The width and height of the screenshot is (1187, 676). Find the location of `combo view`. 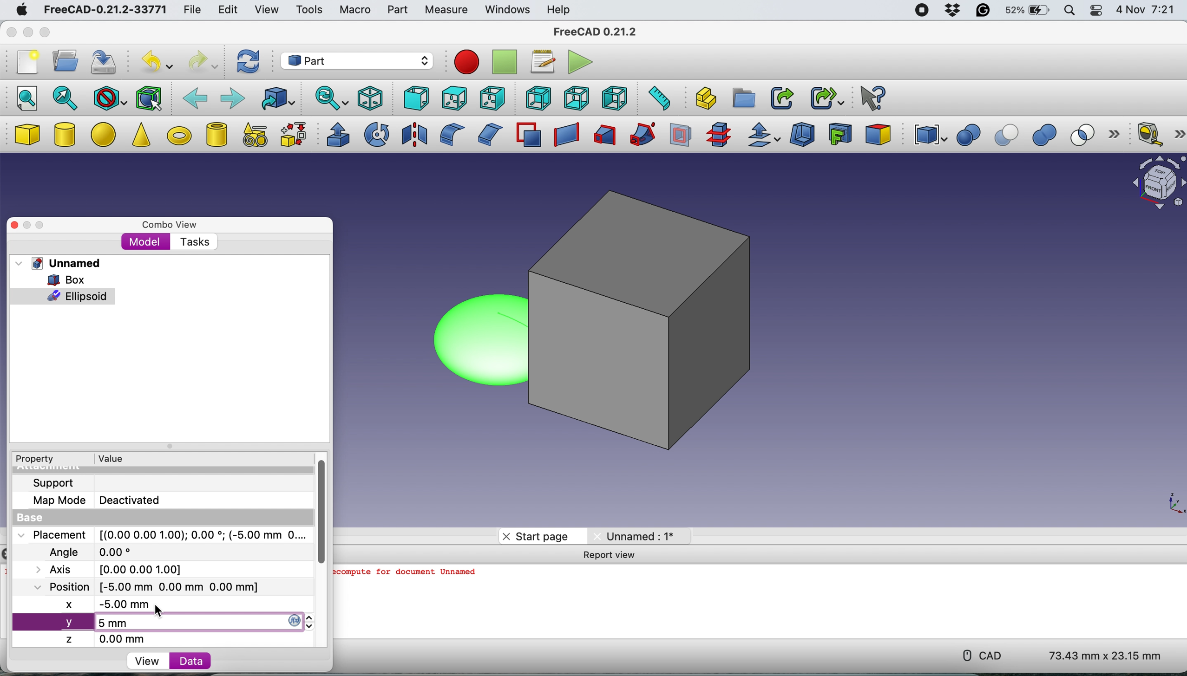

combo view is located at coordinates (166, 222).